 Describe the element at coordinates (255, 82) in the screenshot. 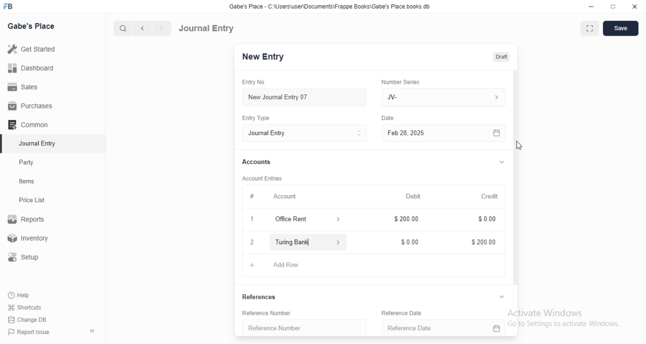

I see `Entry No` at that location.